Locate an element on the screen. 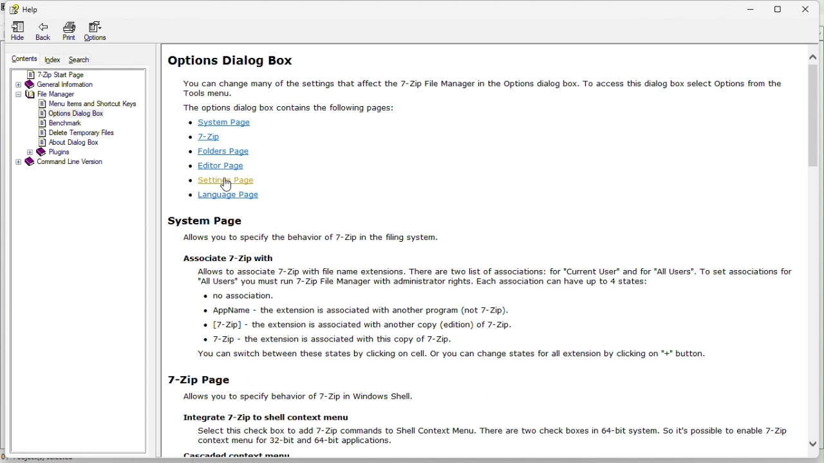  Contents is located at coordinates (19, 59).